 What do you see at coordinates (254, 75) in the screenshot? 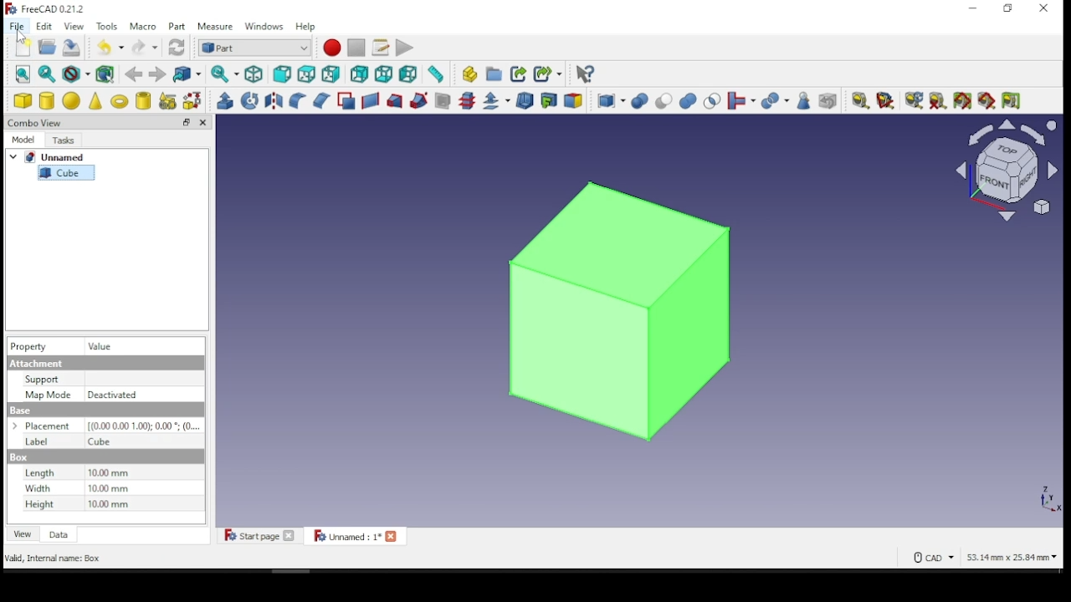
I see `isometric` at bounding box center [254, 75].